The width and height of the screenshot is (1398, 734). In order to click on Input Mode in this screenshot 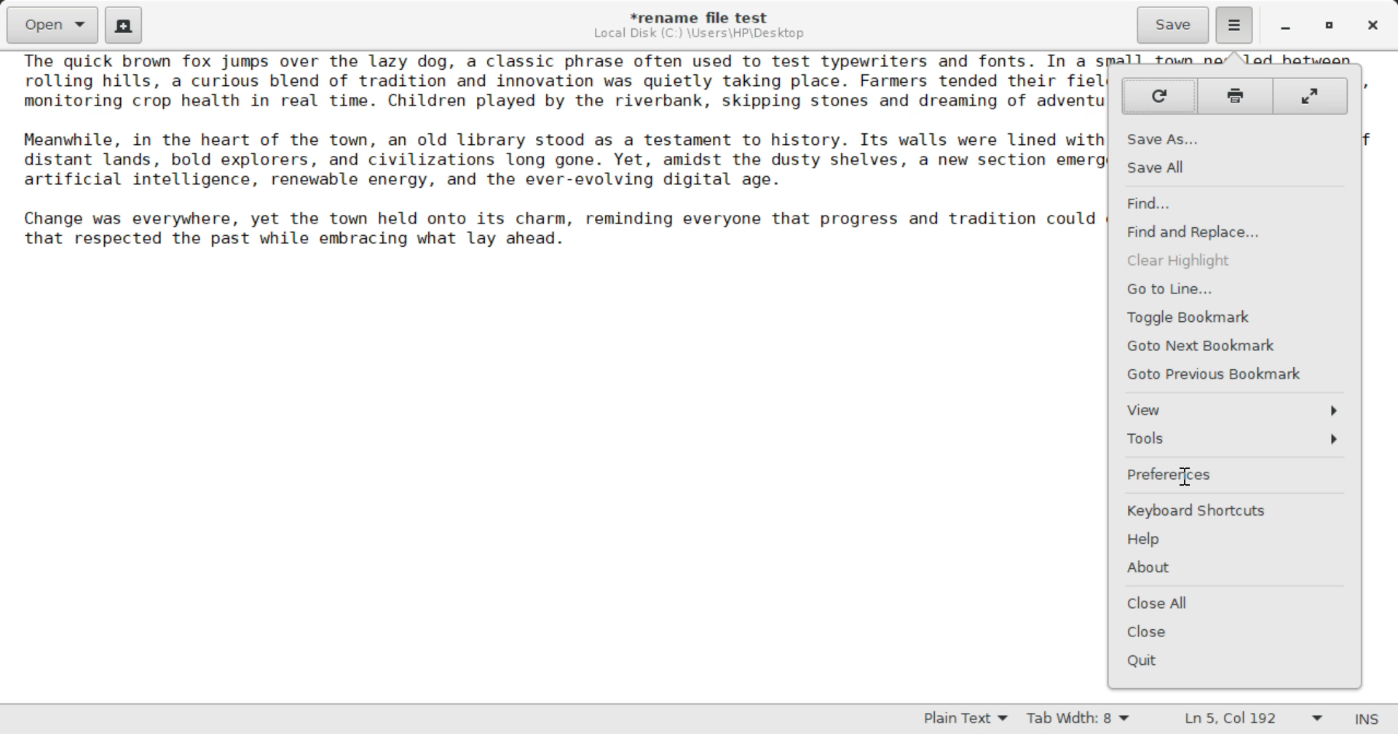, I will do `click(1367, 721)`.